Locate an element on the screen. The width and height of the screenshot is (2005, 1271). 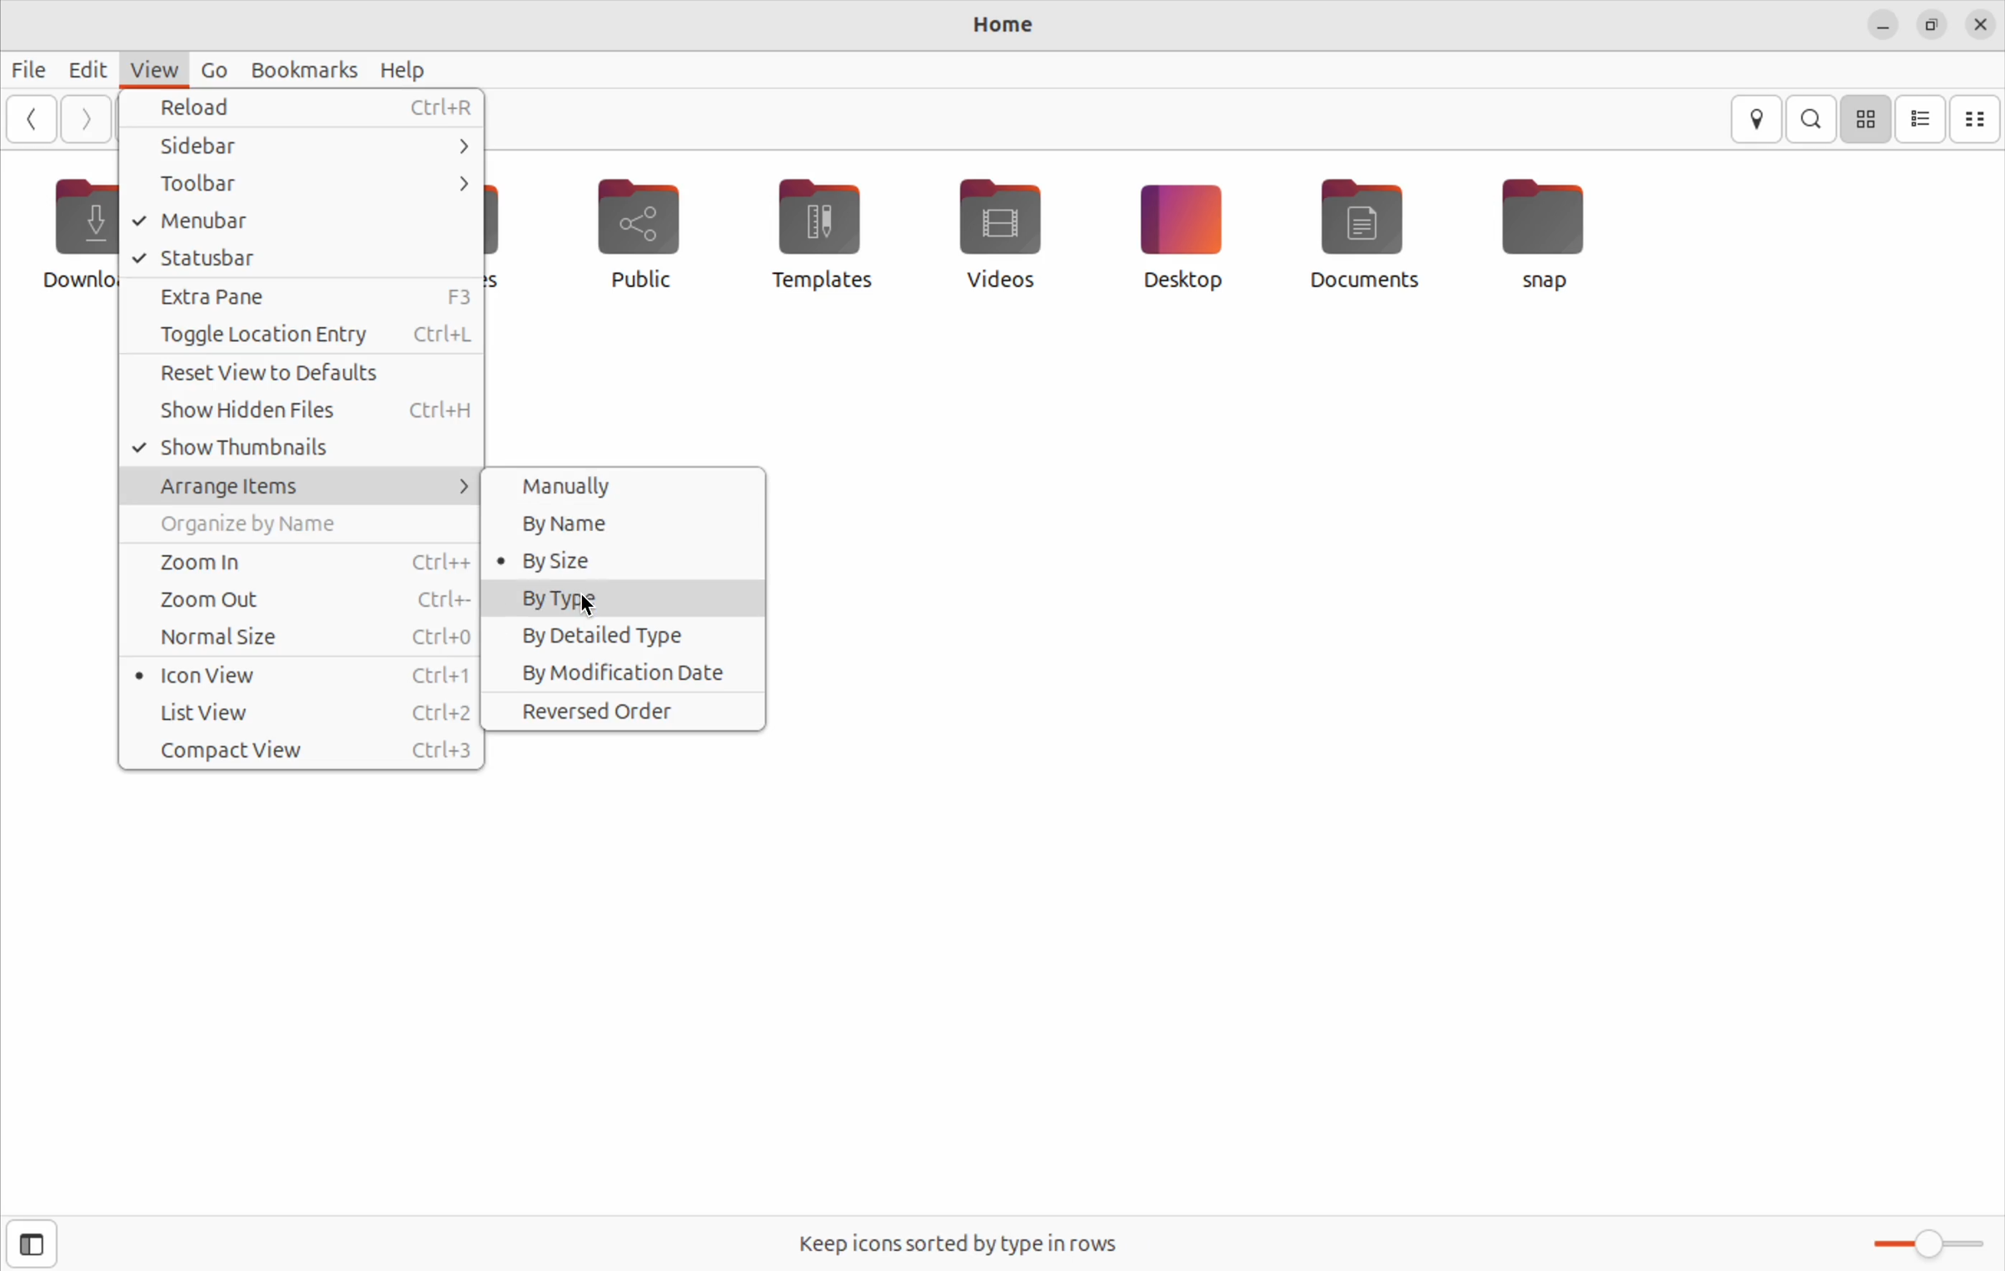
reversed order is located at coordinates (626, 711).